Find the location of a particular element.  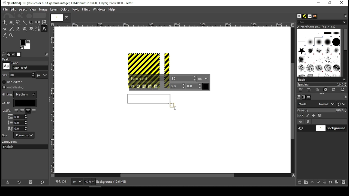

active text frame is located at coordinates (152, 101).